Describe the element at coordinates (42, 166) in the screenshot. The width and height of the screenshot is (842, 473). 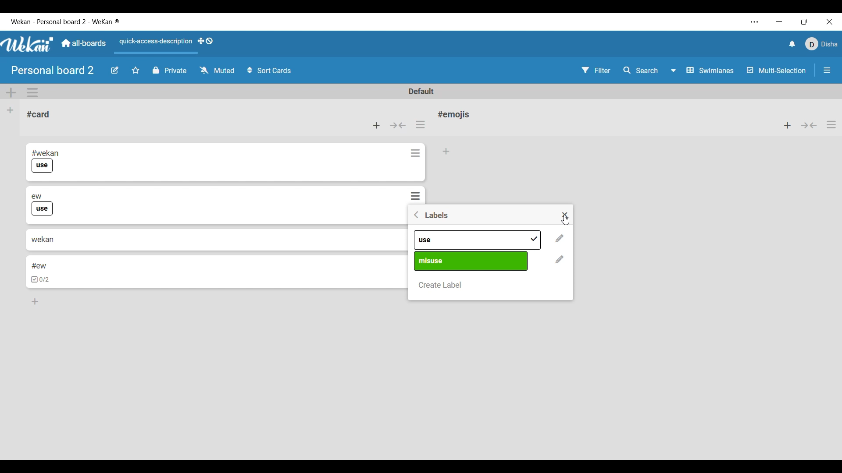
I see `use` at that location.